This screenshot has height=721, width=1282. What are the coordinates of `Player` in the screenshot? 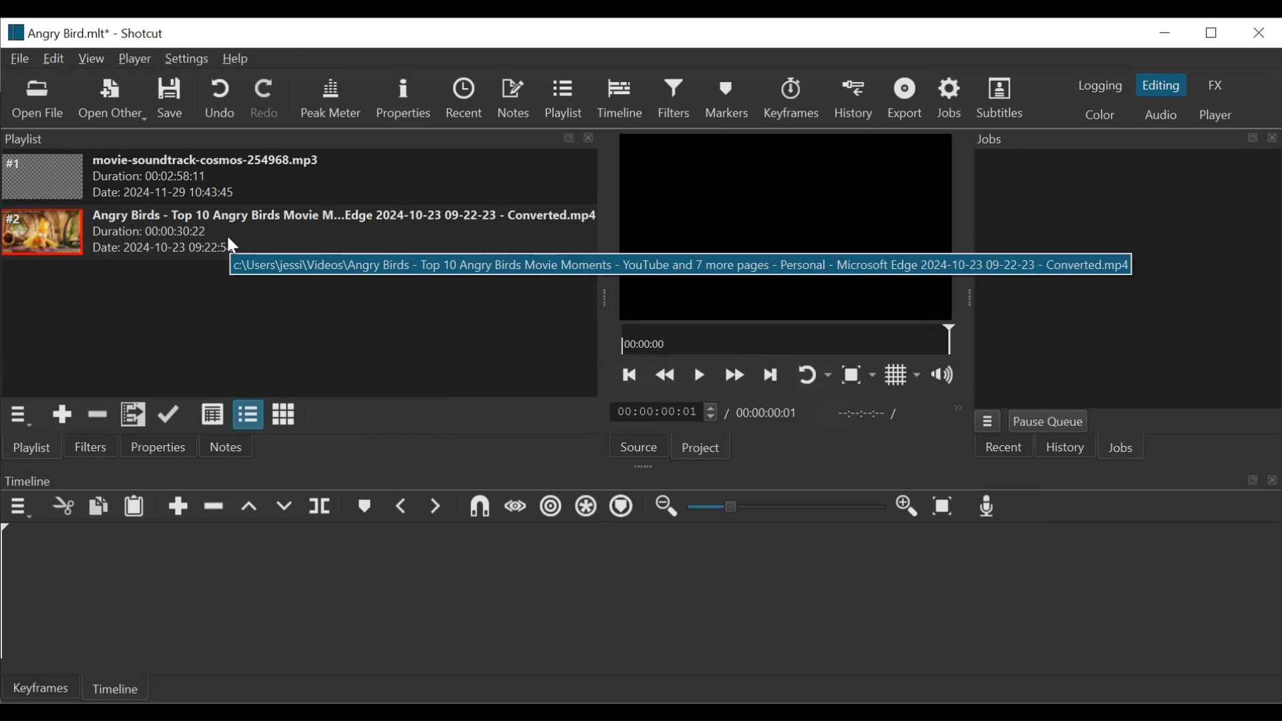 It's located at (133, 59).